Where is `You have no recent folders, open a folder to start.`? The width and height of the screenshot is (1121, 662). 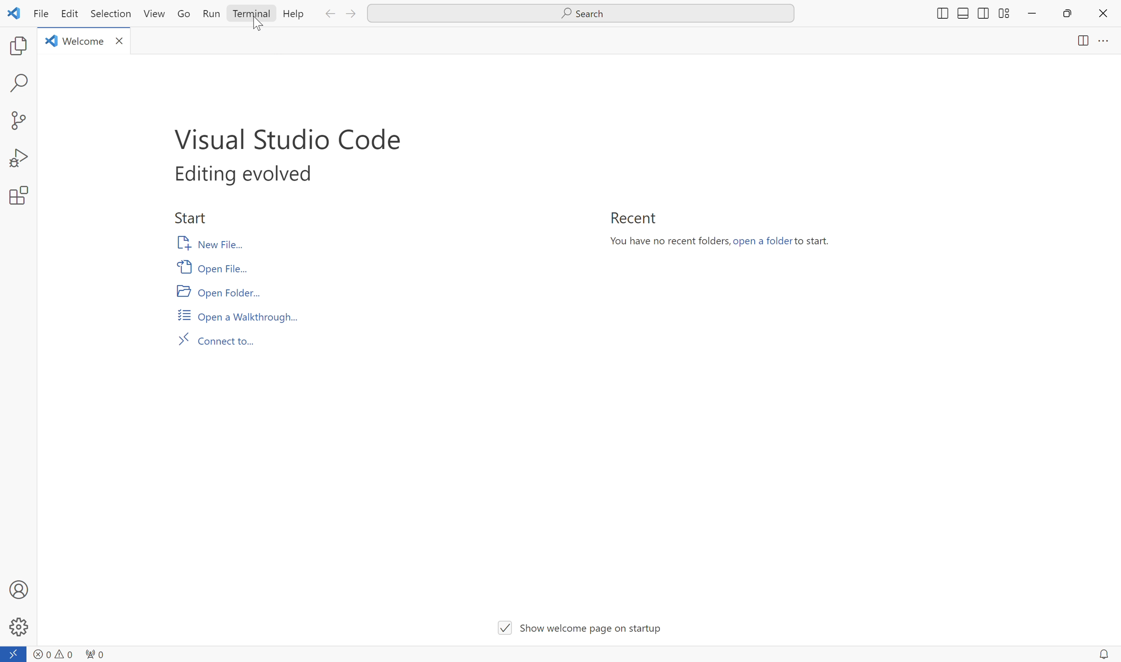
You have no recent folders, open a folder to start. is located at coordinates (725, 243).